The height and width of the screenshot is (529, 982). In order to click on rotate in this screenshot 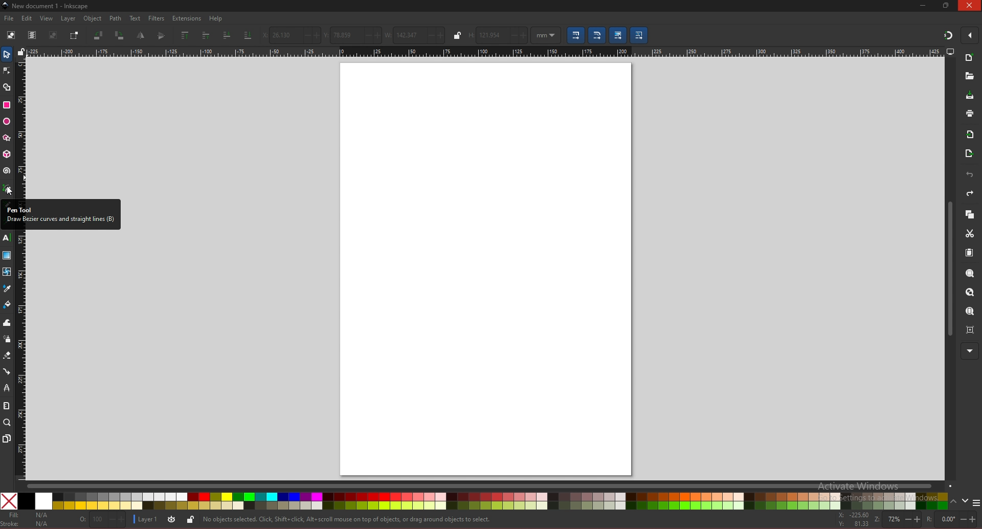, I will do `click(950, 519)`.